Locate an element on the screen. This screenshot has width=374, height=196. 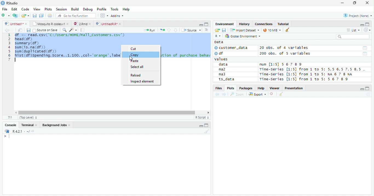
Typing indicator is located at coordinates (9, 136).